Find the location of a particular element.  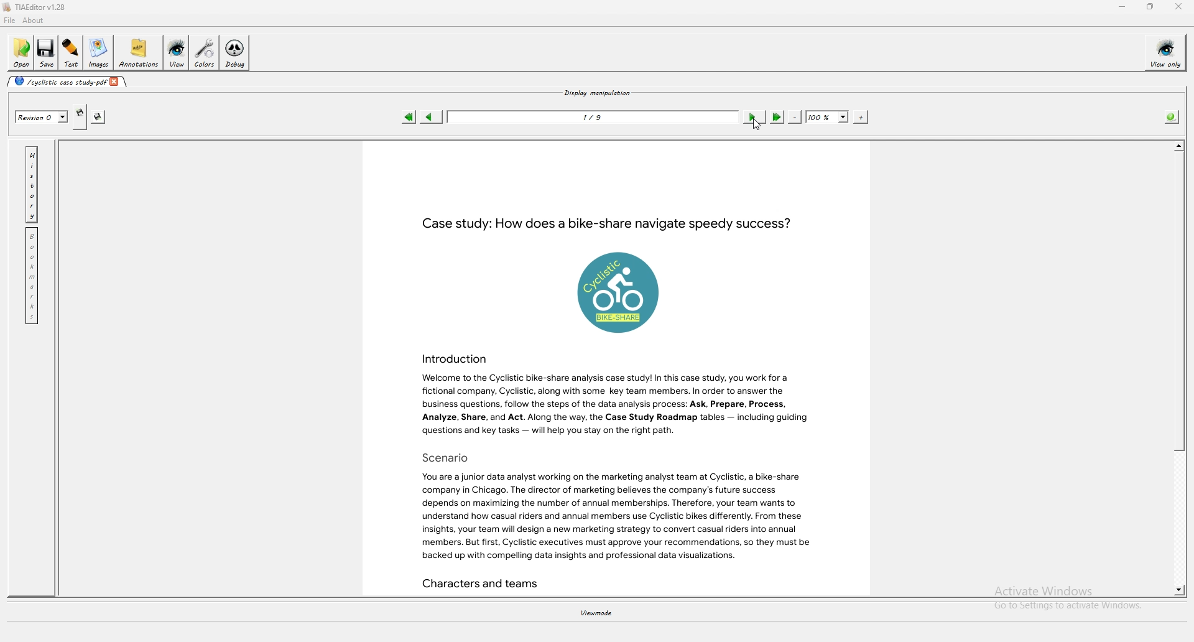

bookmark is located at coordinates (33, 276).